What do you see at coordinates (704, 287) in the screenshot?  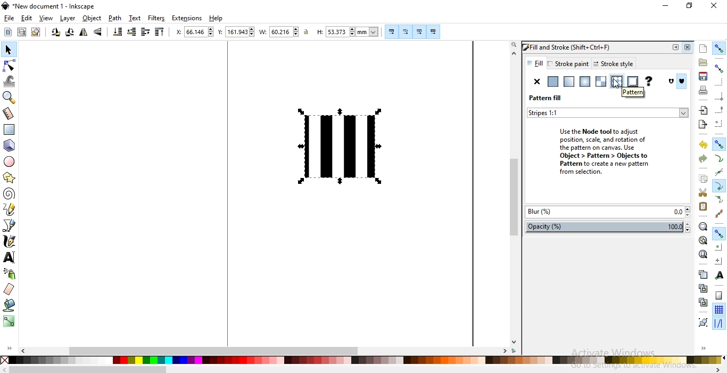 I see `create a clone` at bounding box center [704, 287].